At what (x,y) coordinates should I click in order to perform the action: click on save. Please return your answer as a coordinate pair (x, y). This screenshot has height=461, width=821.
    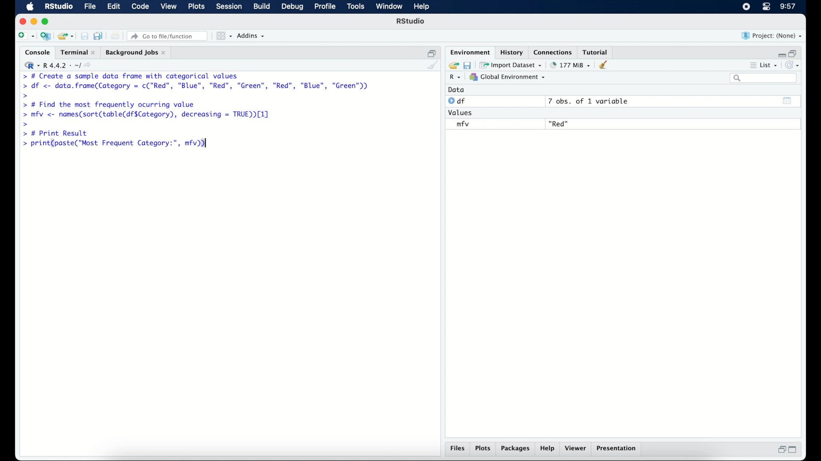
    Looking at the image, I should click on (467, 65).